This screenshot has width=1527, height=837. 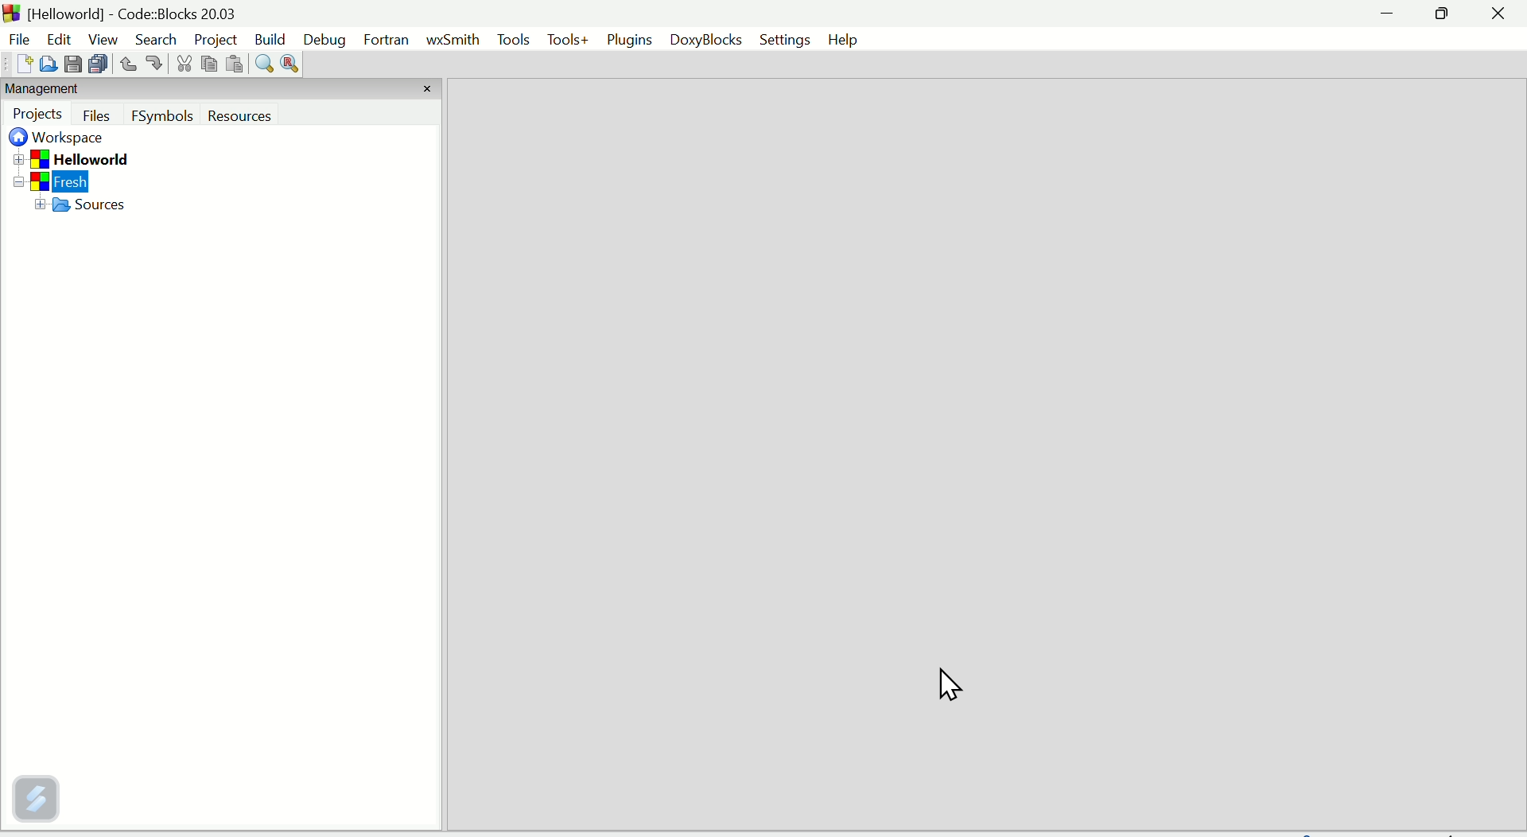 What do you see at coordinates (566, 40) in the screenshot?
I see `Tools` at bounding box center [566, 40].